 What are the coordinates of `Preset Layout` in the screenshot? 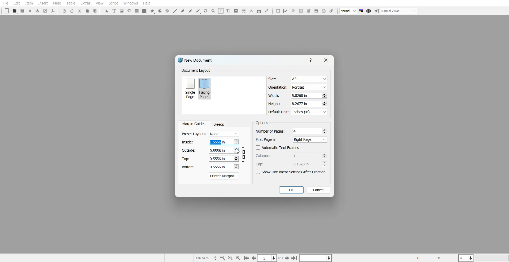 It's located at (210, 134).